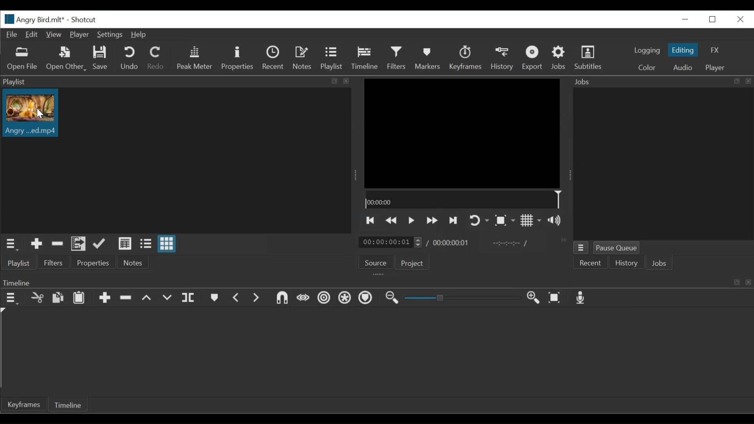 Image resolution: width=754 pixels, height=424 pixels. I want to click on Zoom timeline out, so click(392, 298).